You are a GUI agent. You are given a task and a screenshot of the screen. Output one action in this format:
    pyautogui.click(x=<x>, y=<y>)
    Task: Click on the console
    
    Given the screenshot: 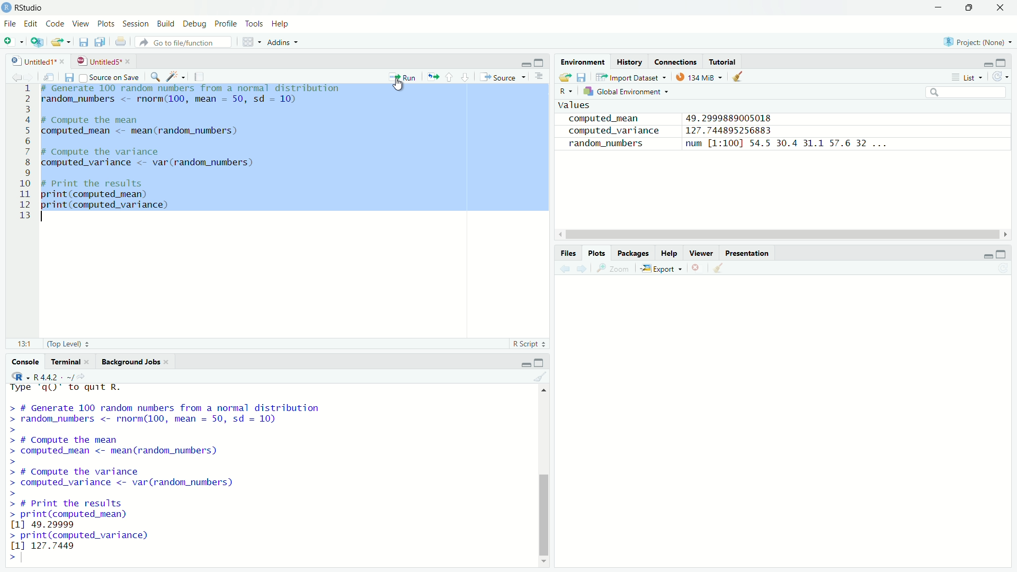 What is the action you would take?
    pyautogui.click(x=22, y=362)
    